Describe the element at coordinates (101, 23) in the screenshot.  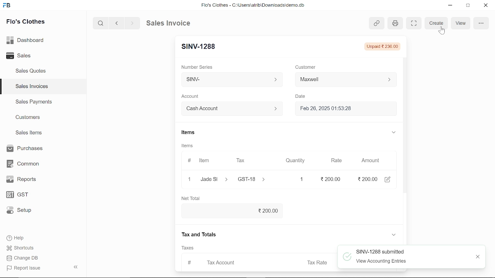
I see `search` at that location.